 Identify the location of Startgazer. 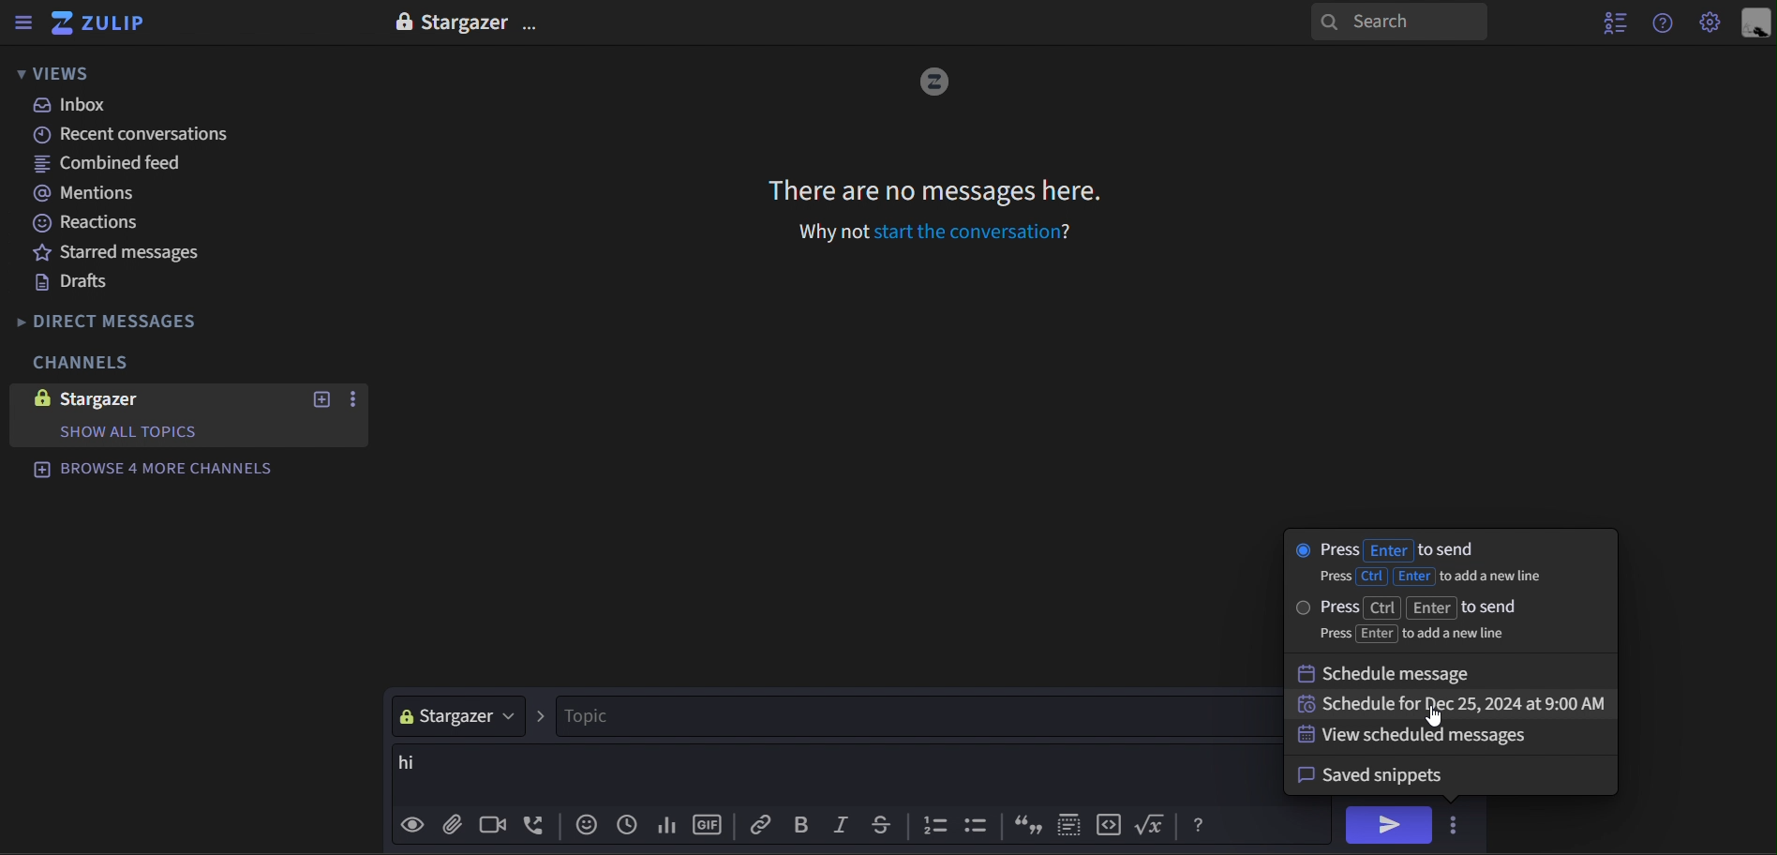
(469, 22).